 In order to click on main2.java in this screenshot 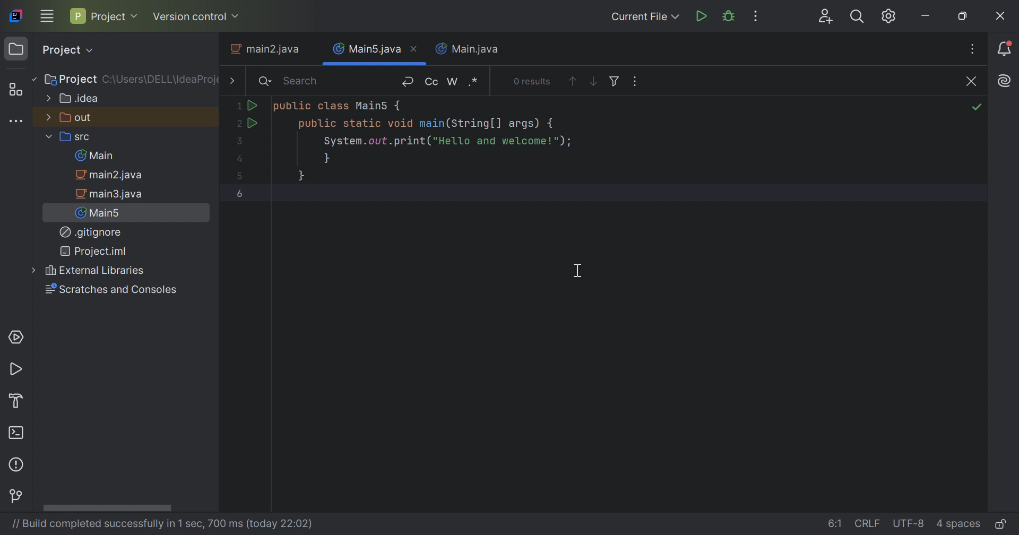, I will do `click(267, 49)`.